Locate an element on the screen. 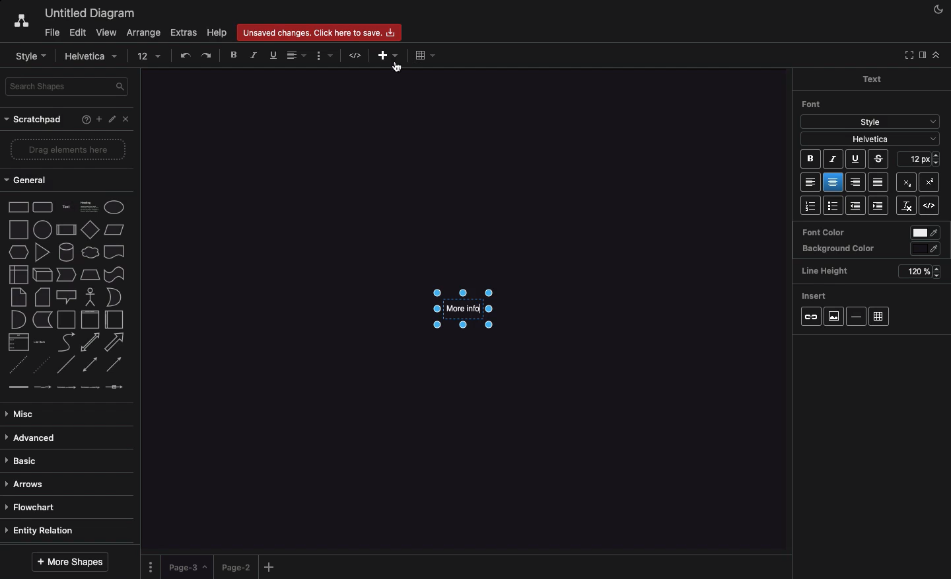 Image resolution: width=951 pixels, height=579 pixels. rounded rectangle is located at coordinates (43, 206).